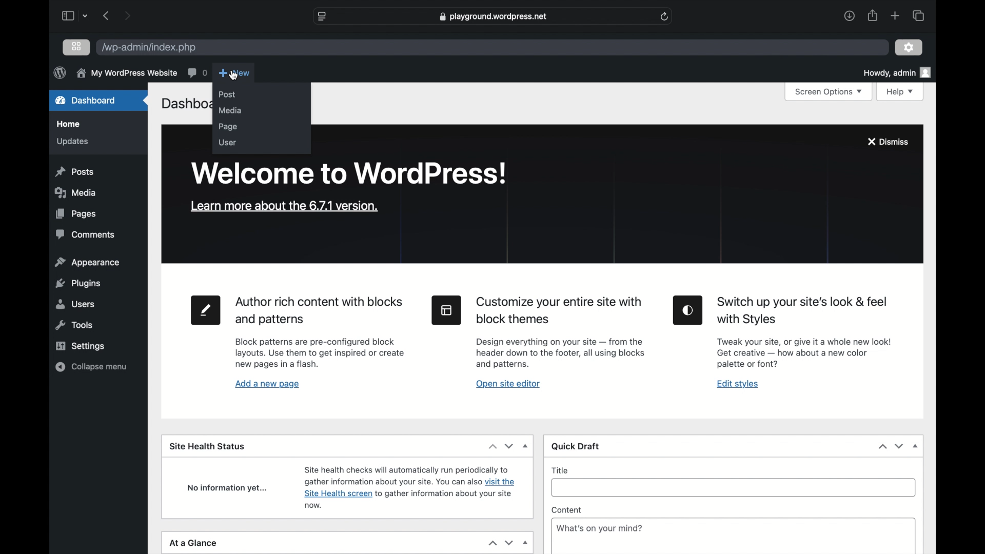 The width and height of the screenshot is (985, 554). I want to click on Learnmore about 6.7.1 version, so click(284, 206).